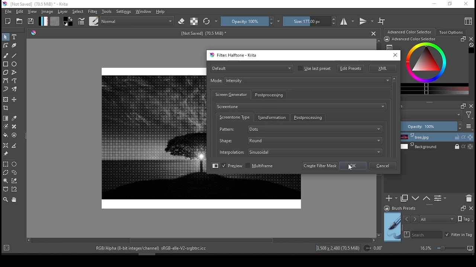  What do you see at coordinates (383, 166) in the screenshot?
I see `cancel` at bounding box center [383, 166].